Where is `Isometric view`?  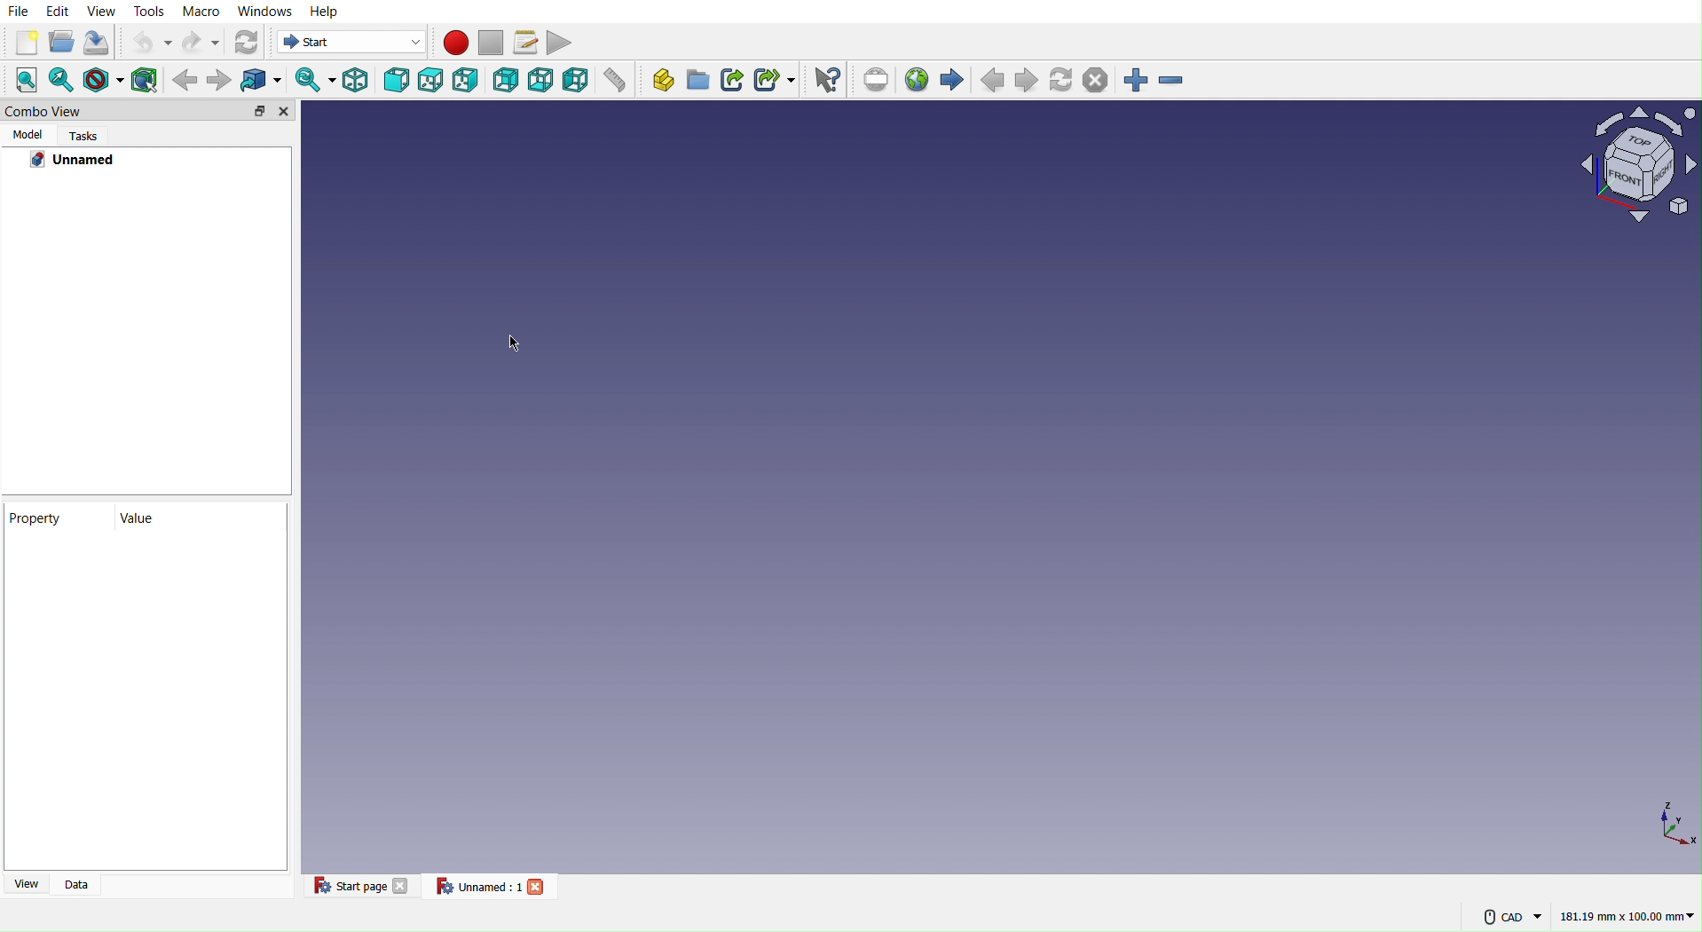 Isometric view is located at coordinates (357, 81).